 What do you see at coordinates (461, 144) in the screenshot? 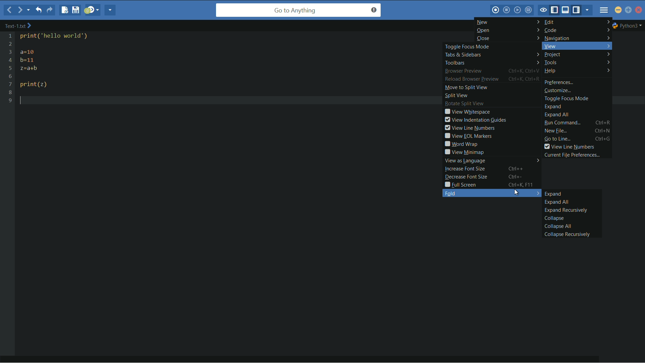
I see `word wrap` at bounding box center [461, 144].